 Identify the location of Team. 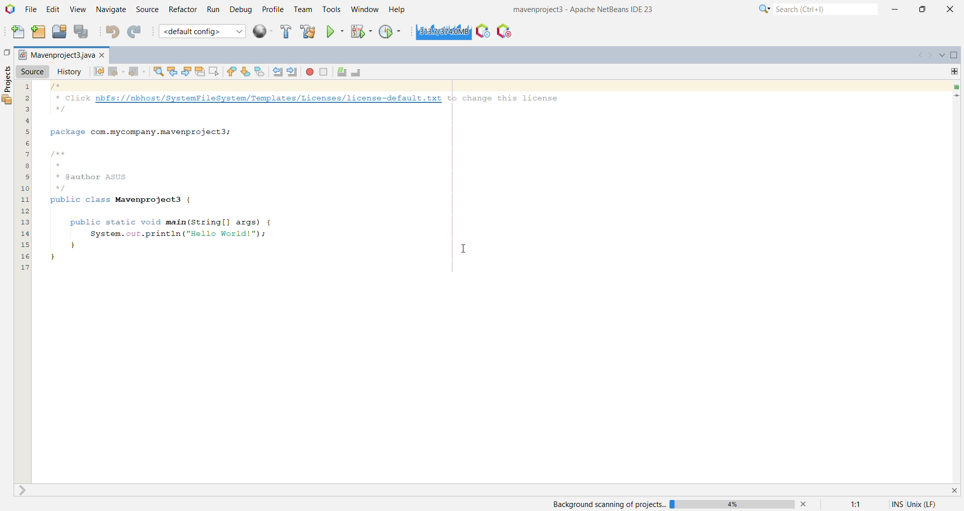
(303, 10).